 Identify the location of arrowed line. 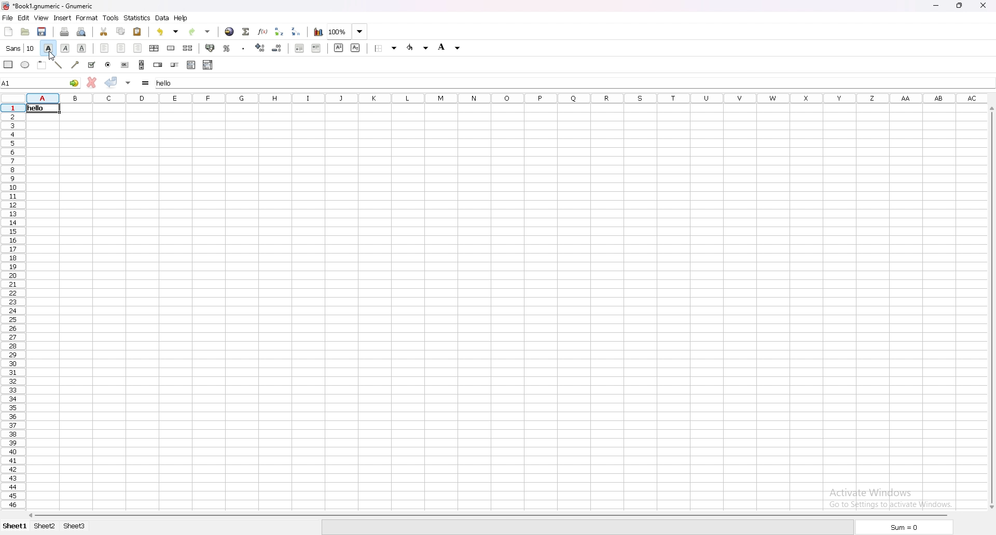
(76, 65).